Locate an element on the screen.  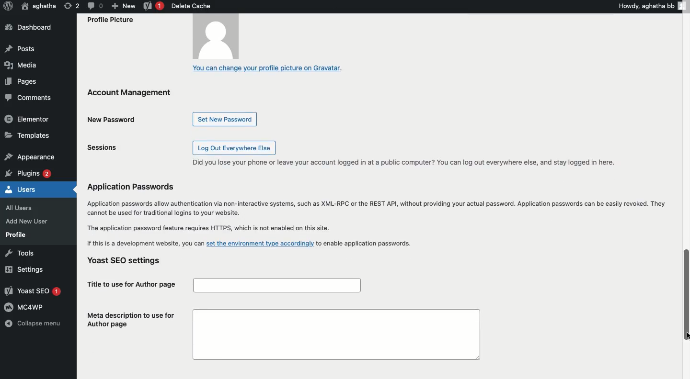
Yoast SEO 1 is located at coordinates (34, 291).